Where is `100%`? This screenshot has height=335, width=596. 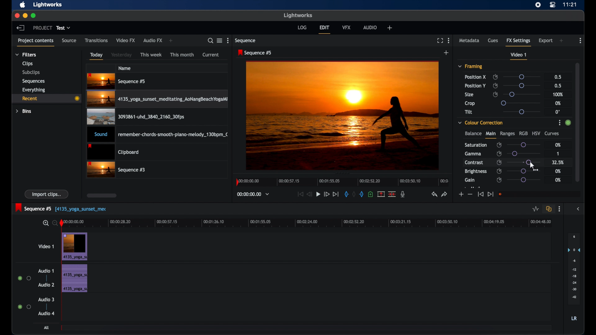
100% is located at coordinates (558, 95).